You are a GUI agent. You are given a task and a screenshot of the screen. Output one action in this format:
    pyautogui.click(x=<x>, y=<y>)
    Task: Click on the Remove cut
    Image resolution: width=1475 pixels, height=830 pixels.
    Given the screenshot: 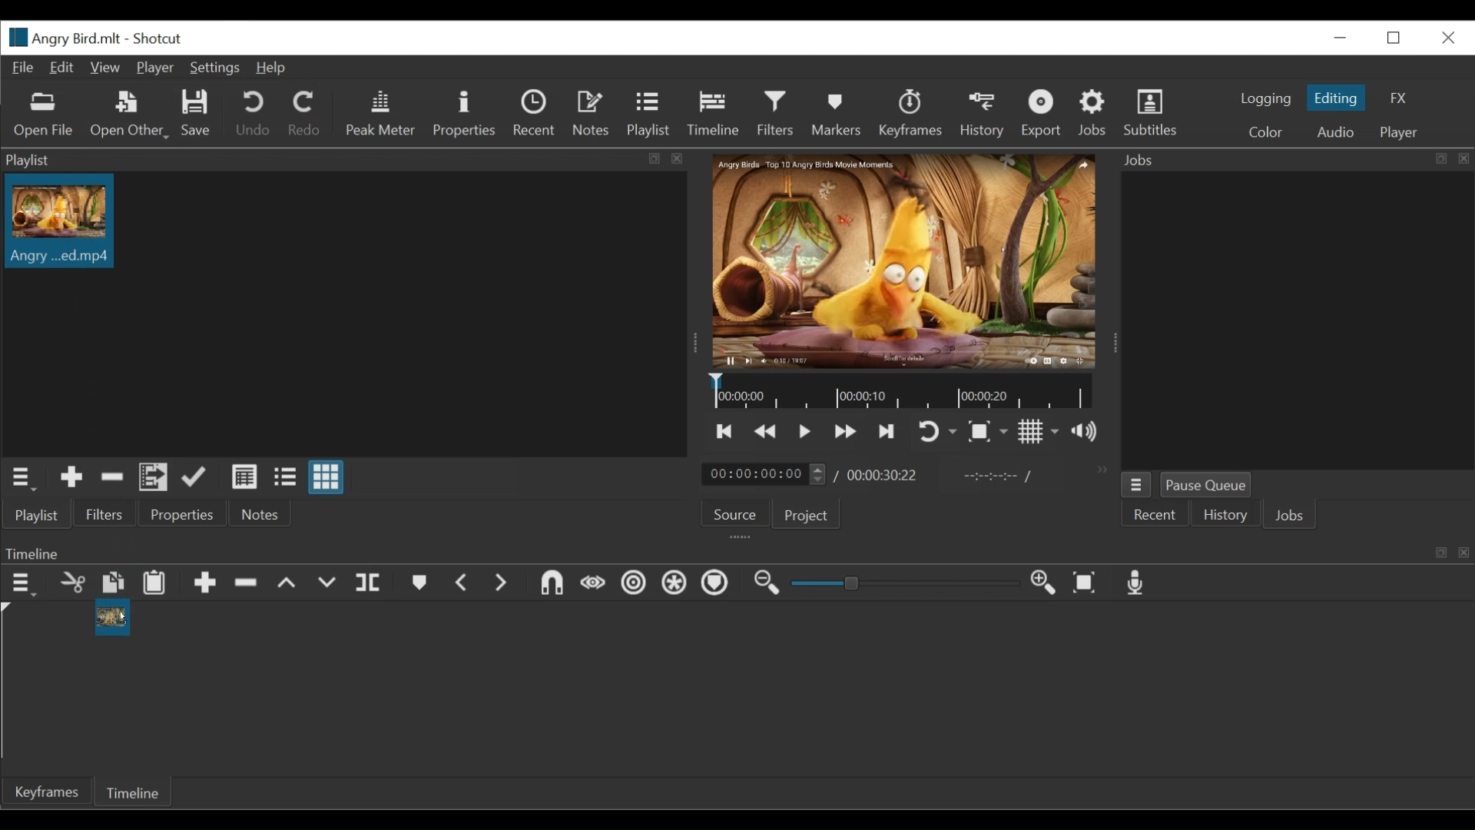 What is the action you would take?
    pyautogui.click(x=112, y=476)
    